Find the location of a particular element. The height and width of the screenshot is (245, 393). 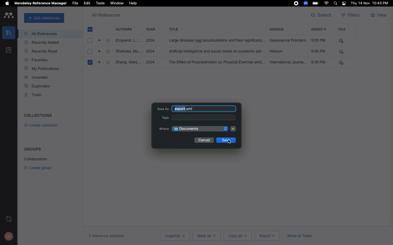

Edit is located at coordinates (87, 4).